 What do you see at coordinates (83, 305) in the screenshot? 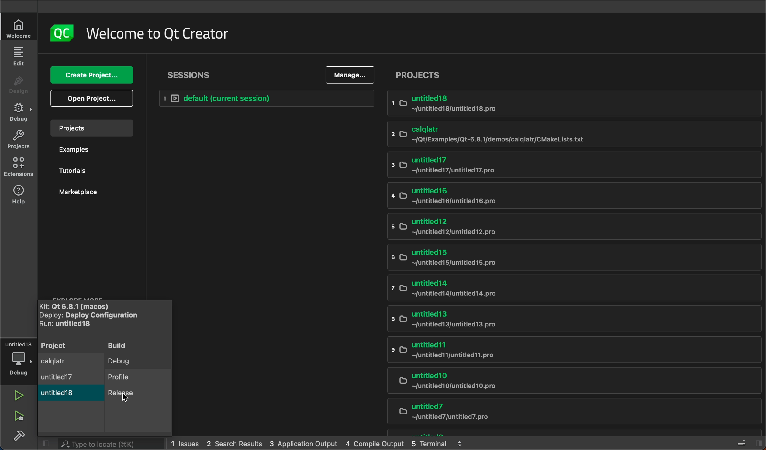
I see `kit name` at bounding box center [83, 305].